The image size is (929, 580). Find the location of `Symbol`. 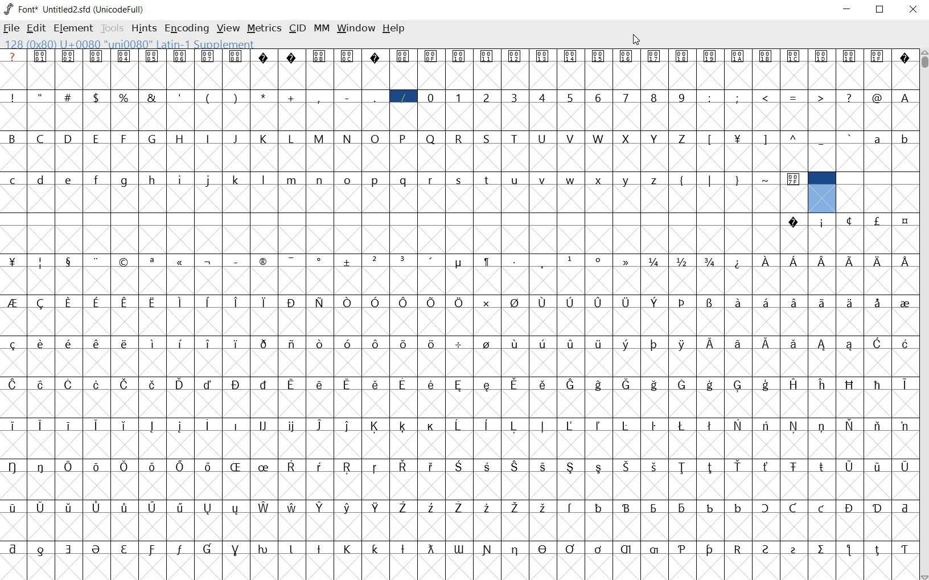

Symbol is located at coordinates (766, 260).